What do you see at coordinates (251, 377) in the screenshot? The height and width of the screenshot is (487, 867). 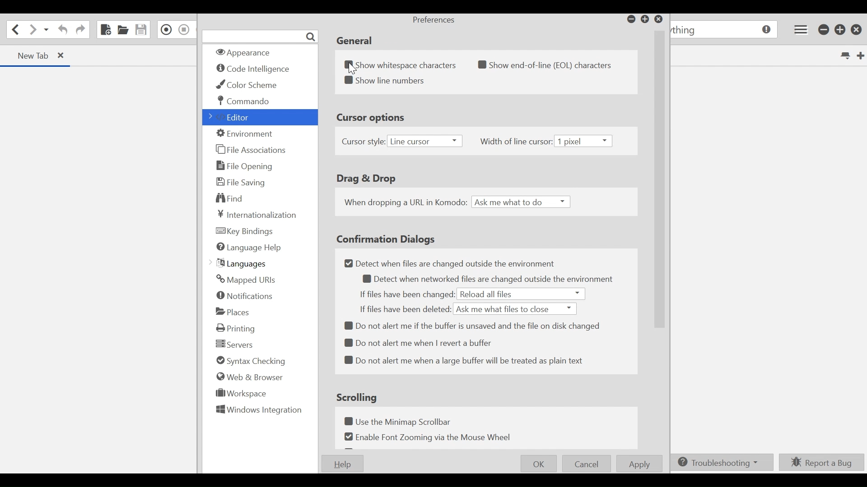 I see `Web & Browser` at bounding box center [251, 377].